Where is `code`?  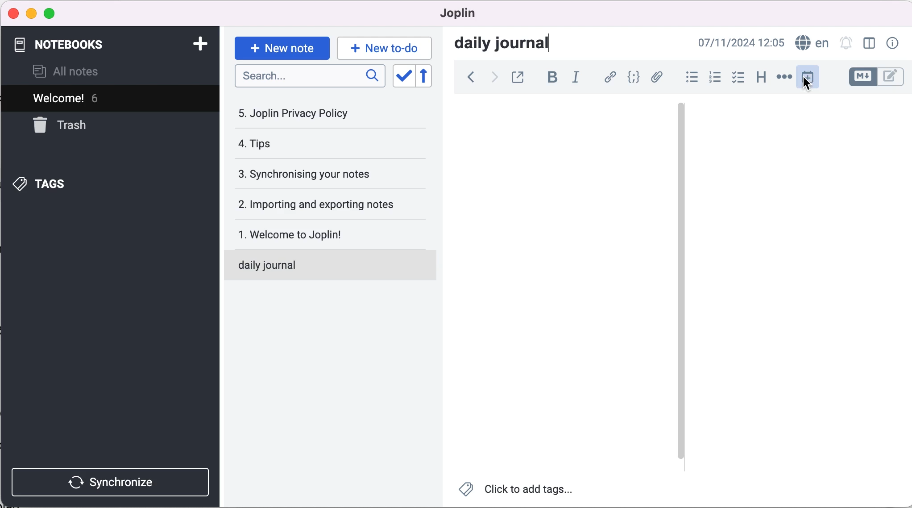
code is located at coordinates (631, 78).